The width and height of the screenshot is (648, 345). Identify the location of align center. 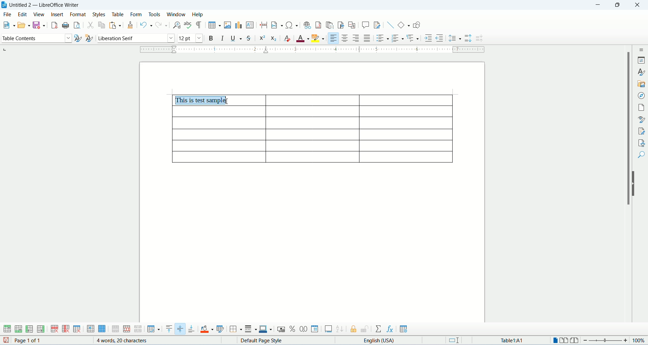
(346, 38).